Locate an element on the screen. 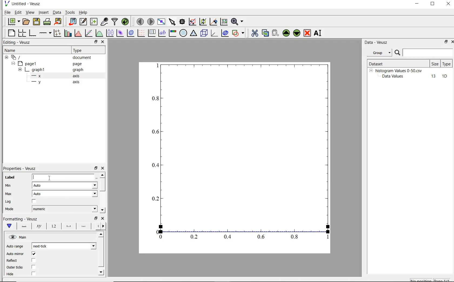 Image resolution: width=454 pixels, height=282 pixels. minimize is located at coordinates (417, 4).